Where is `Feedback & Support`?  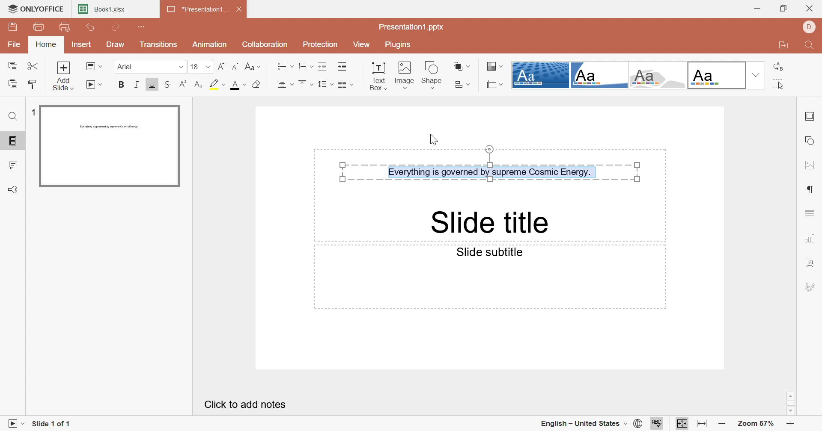 Feedback & Support is located at coordinates (13, 189).